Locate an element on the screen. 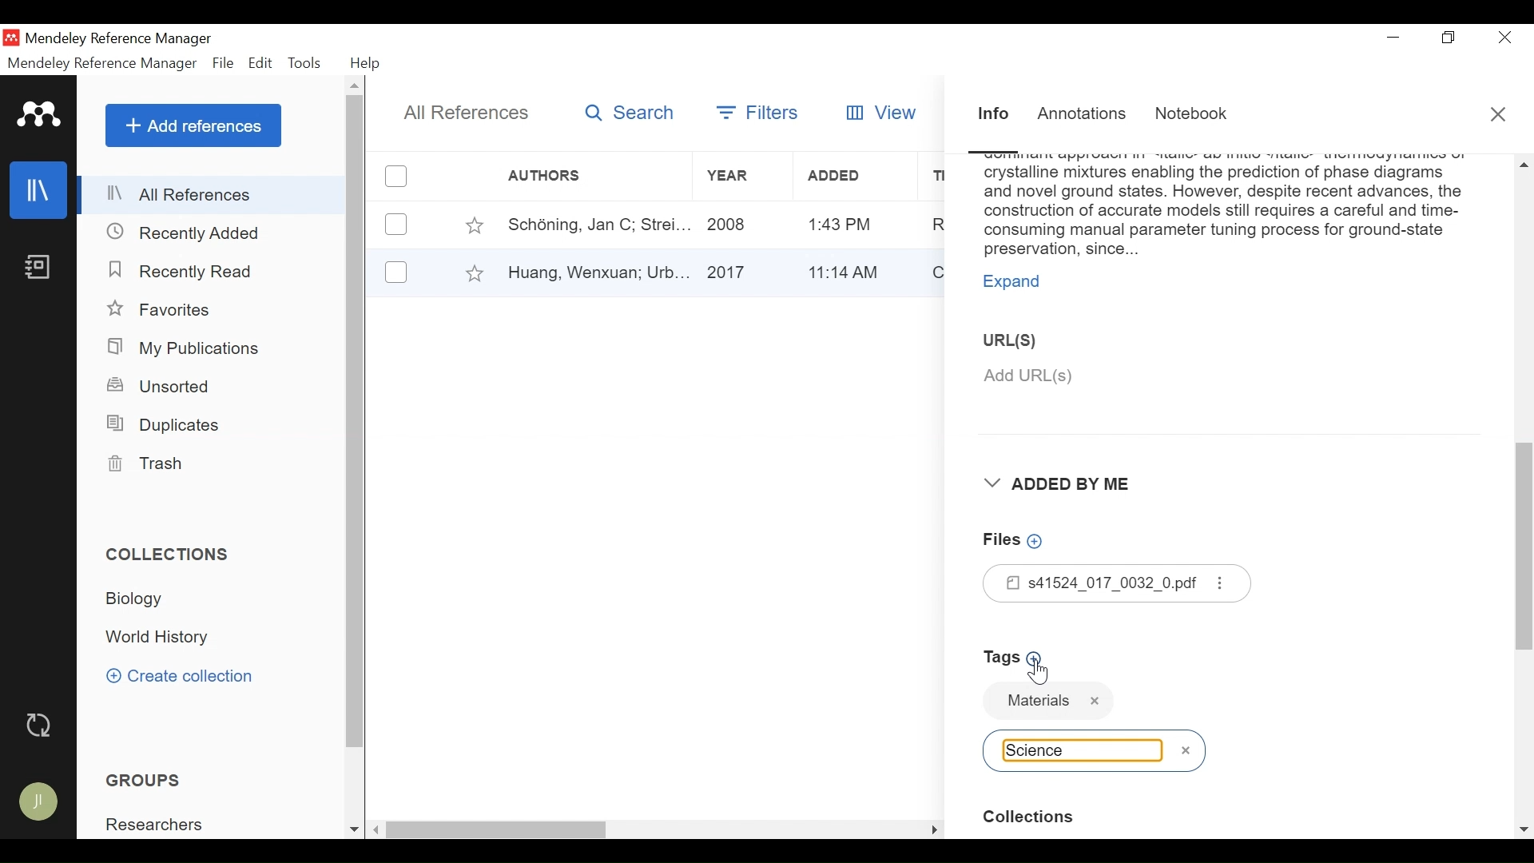 This screenshot has width=1534, height=863. All References is located at coordinates (464, 114).